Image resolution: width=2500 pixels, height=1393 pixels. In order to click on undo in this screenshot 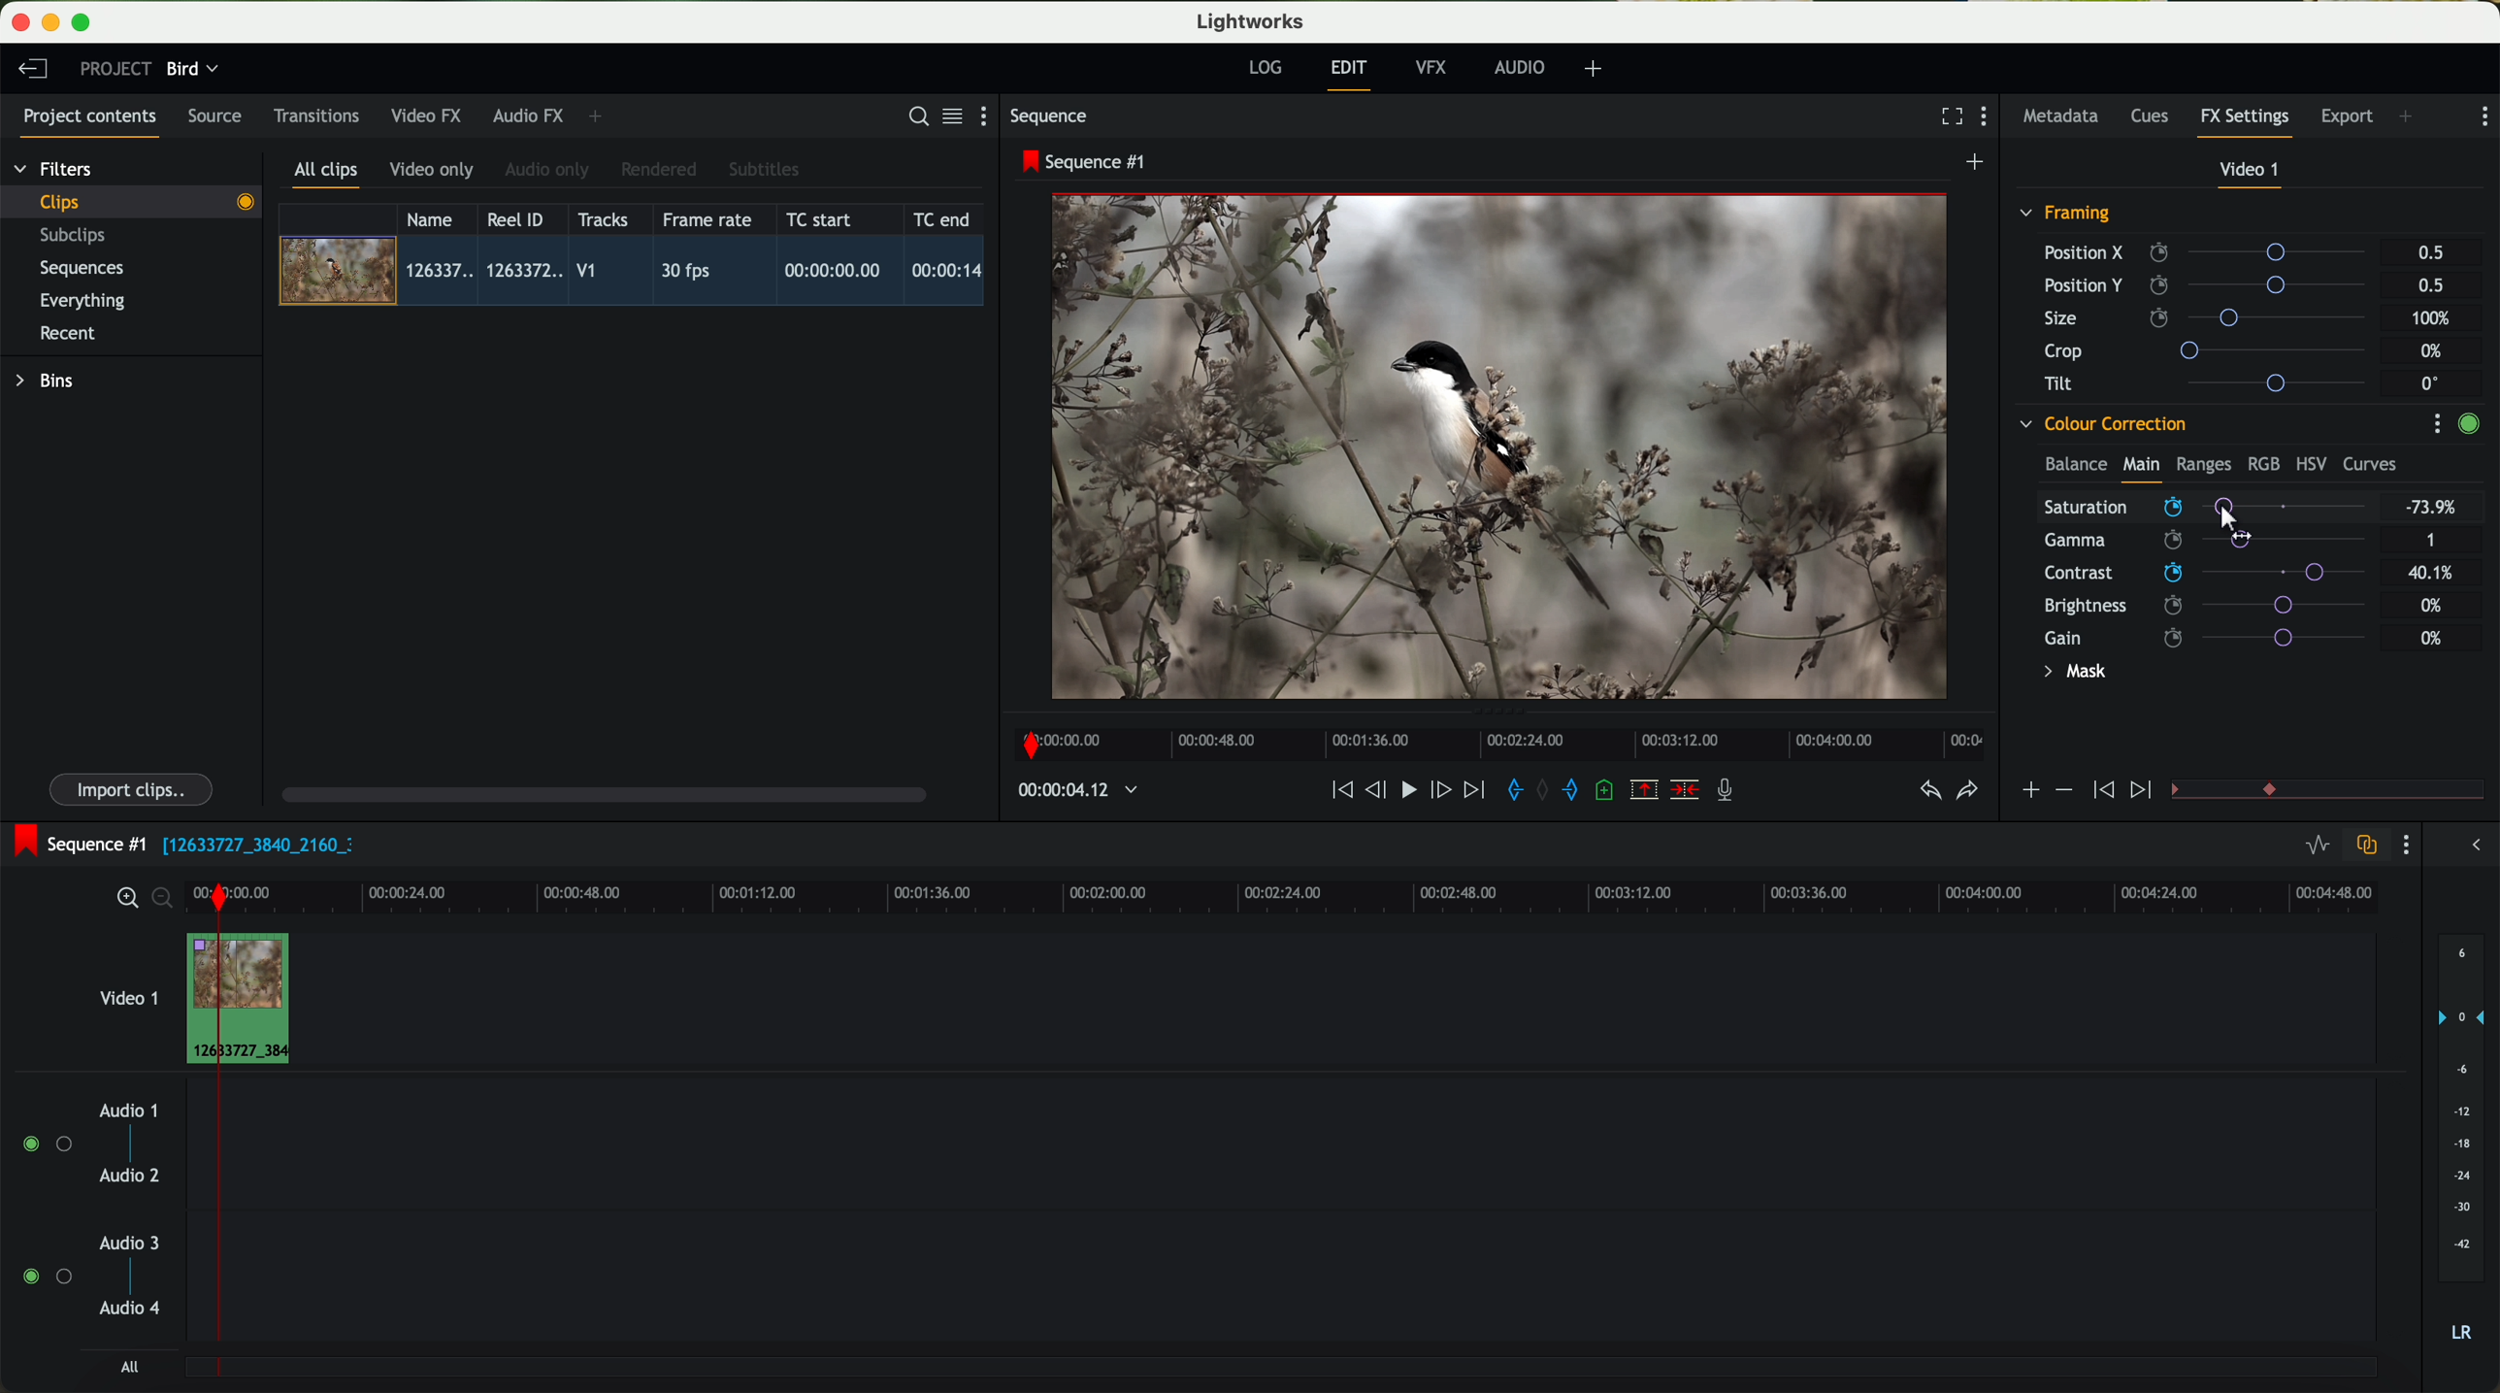, I will do `click(1928, 791)`.